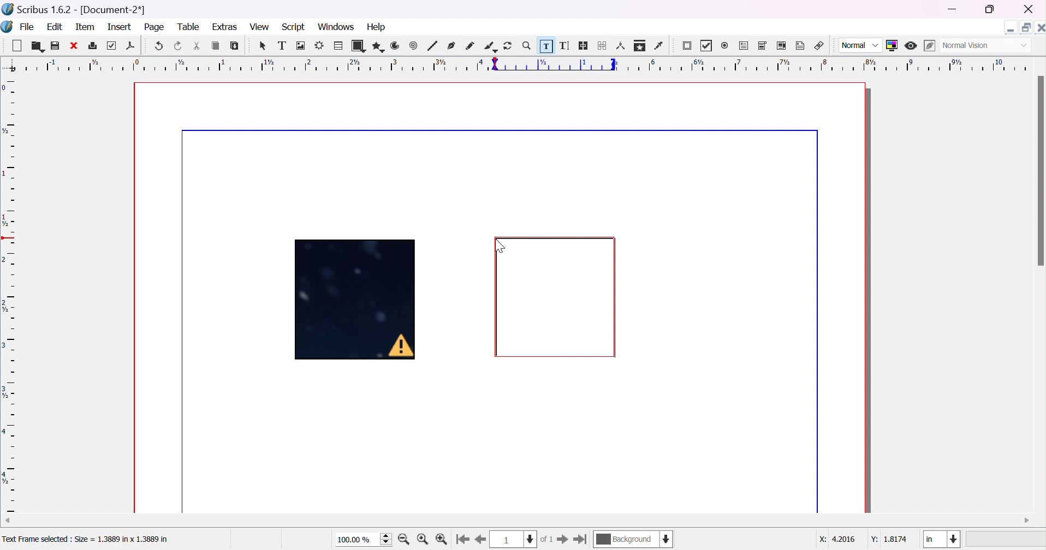  What do you see at coordinates (861, 46) in the screenshot?
I see `normal` at bounding box center [861, 46].